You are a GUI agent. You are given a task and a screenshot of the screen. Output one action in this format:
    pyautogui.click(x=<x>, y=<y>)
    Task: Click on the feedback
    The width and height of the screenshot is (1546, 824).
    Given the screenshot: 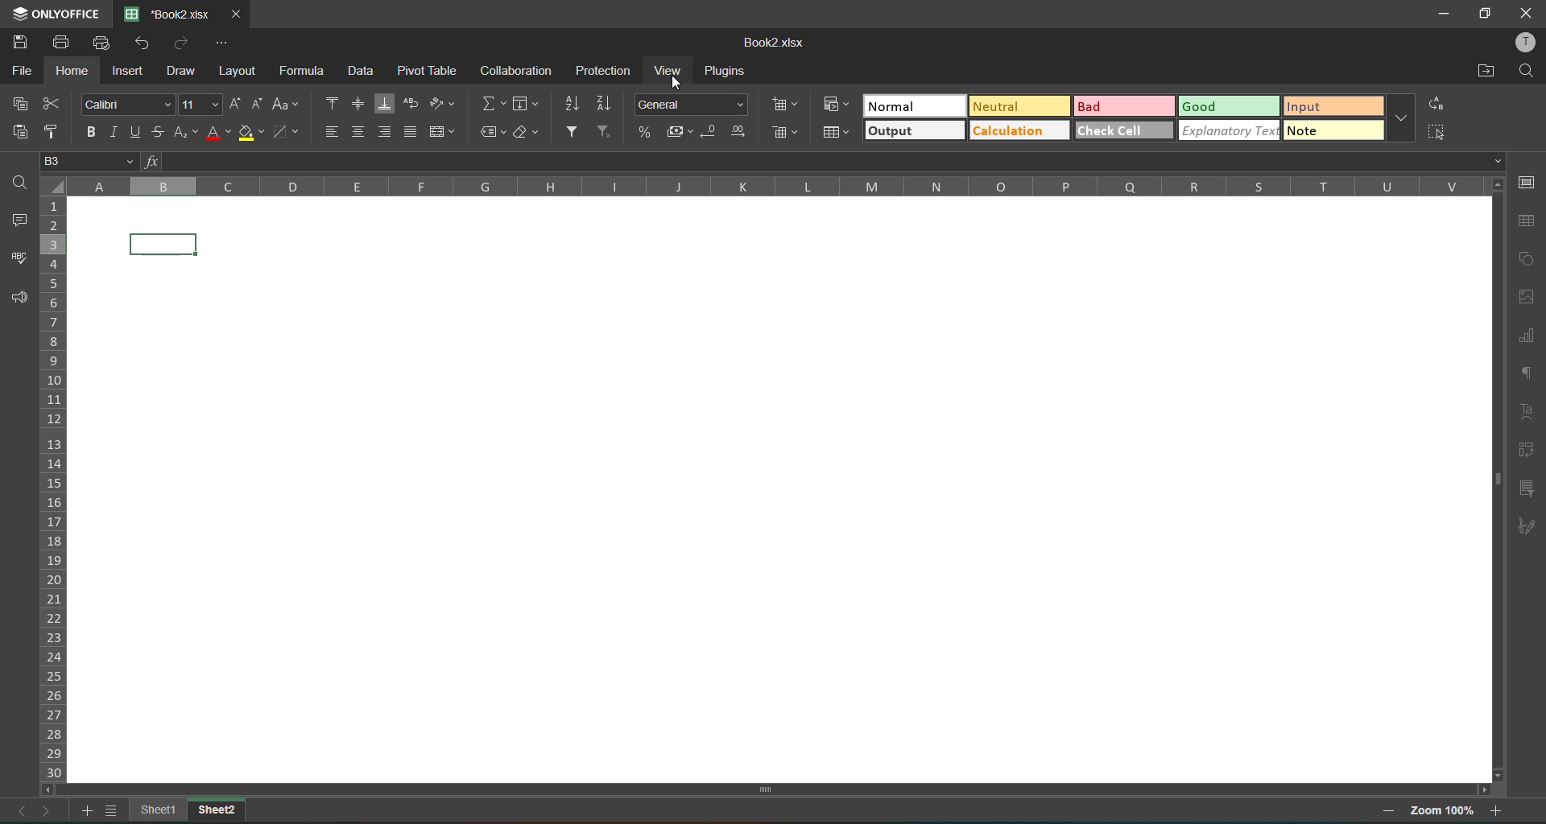 What is the action you would take?
    pyautogui.click(x=19, y=301)
    